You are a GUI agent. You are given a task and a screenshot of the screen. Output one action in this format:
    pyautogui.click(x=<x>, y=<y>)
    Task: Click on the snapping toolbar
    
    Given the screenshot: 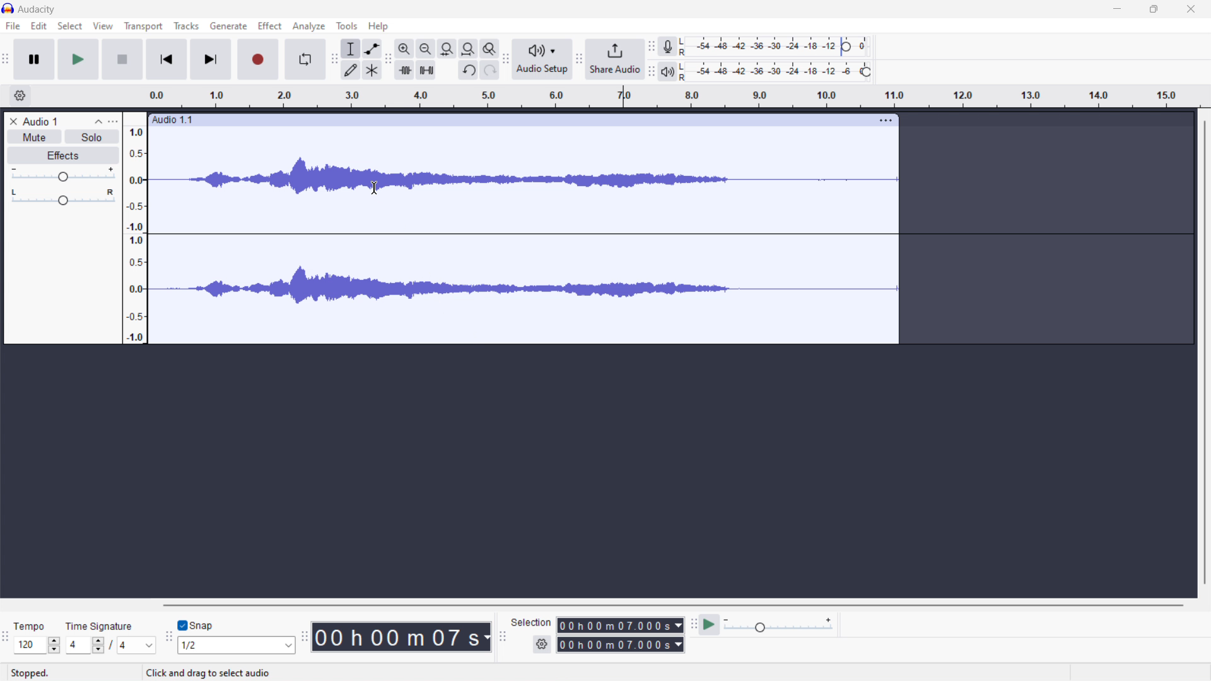 What is the action you would take?
    pyautogui.click(x=168, y=639)
    